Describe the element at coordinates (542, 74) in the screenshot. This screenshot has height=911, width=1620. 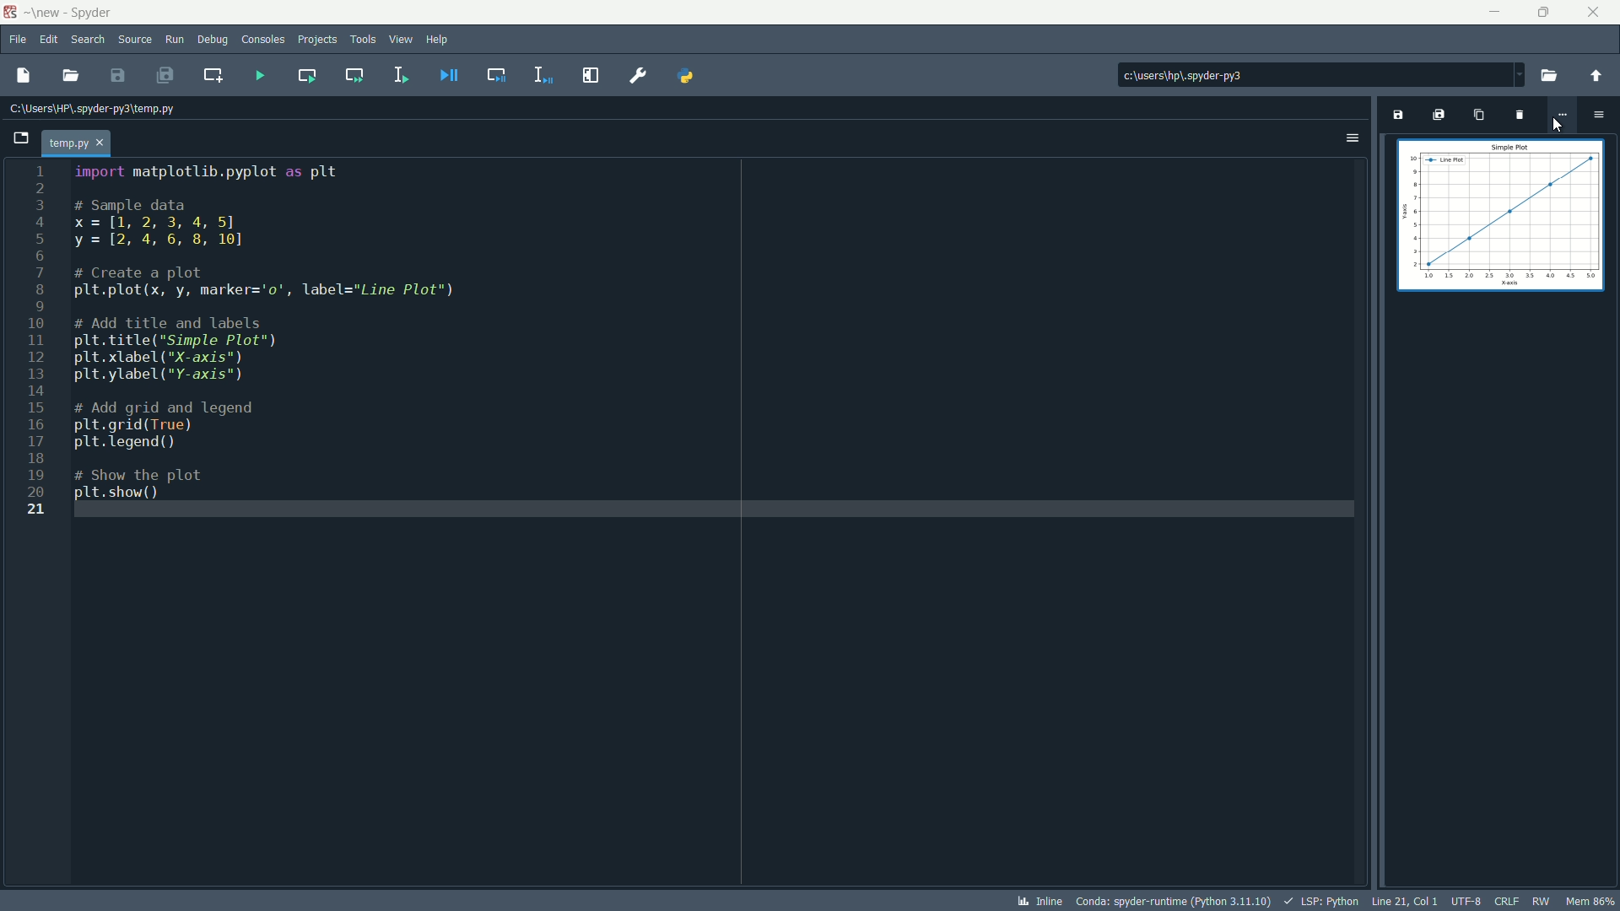
I see `debug selection or current line` at that location.